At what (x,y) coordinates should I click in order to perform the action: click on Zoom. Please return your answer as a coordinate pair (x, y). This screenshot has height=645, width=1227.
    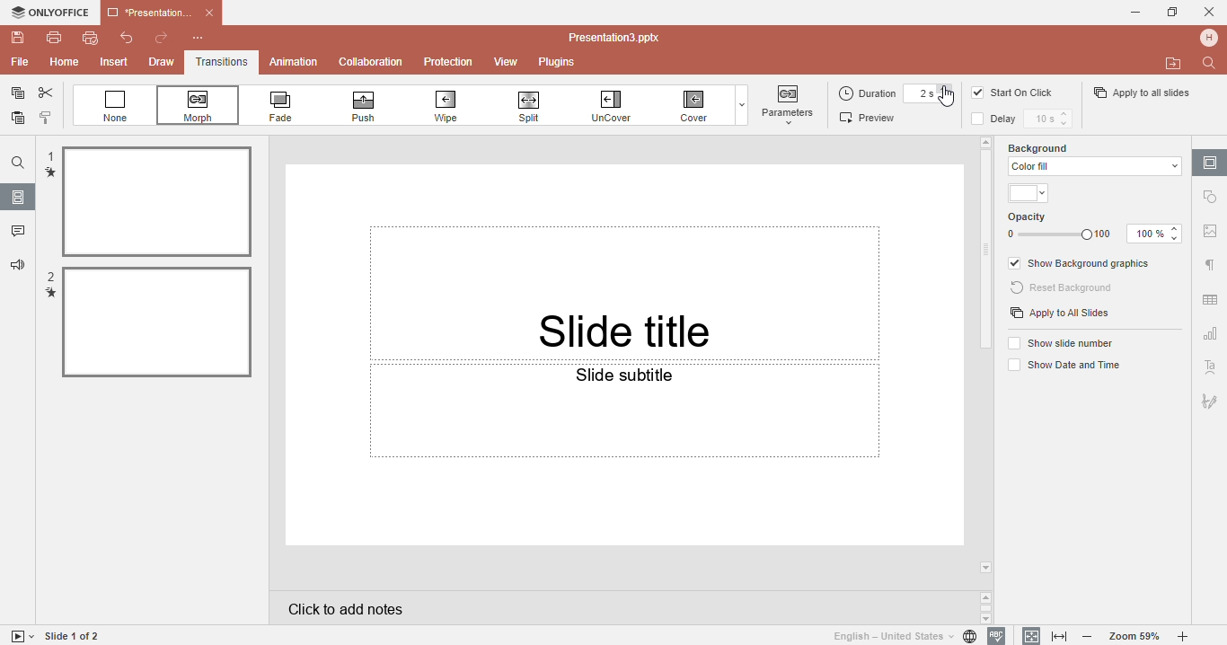
    Looking at the image, I should click on (1135, 636).